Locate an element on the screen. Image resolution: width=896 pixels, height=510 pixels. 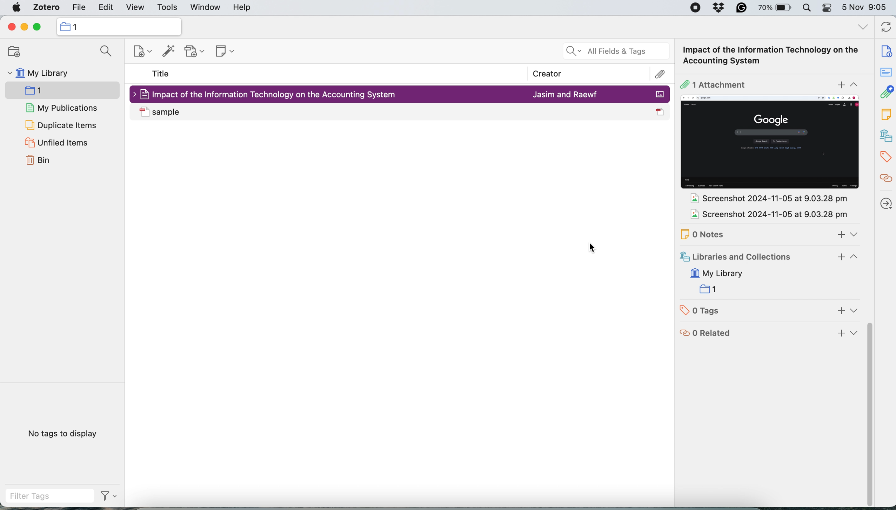
vertical scroll bar is located at coordinates (871, 417).